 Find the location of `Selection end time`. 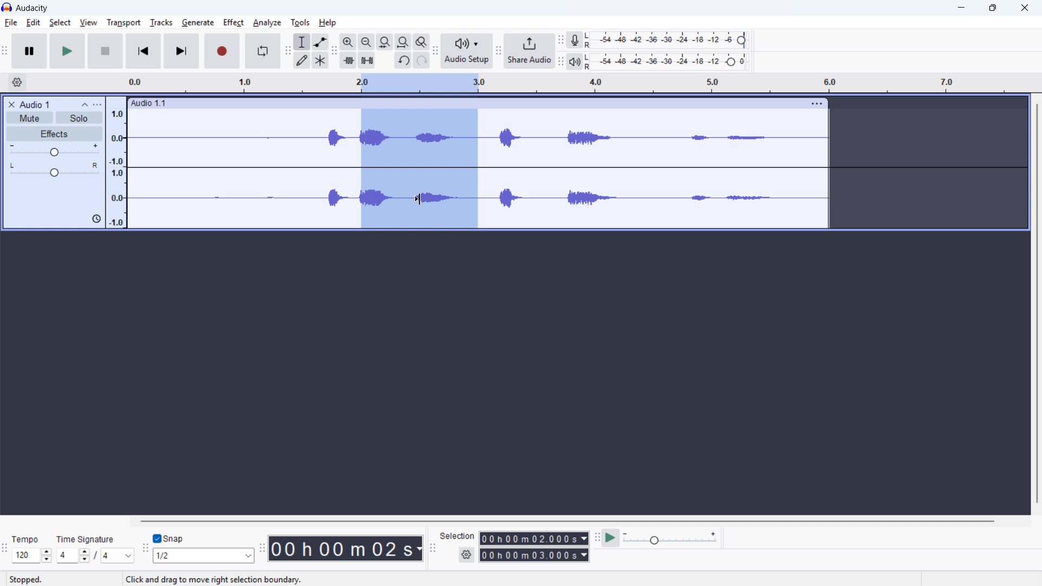

Selection end time is located at coordinates (536, 555).